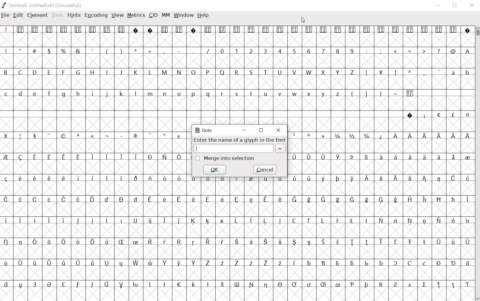  What do you see at coordinates (222, 221) in the screenshot?
I see `Symbol` at bounding box center [222, 221].